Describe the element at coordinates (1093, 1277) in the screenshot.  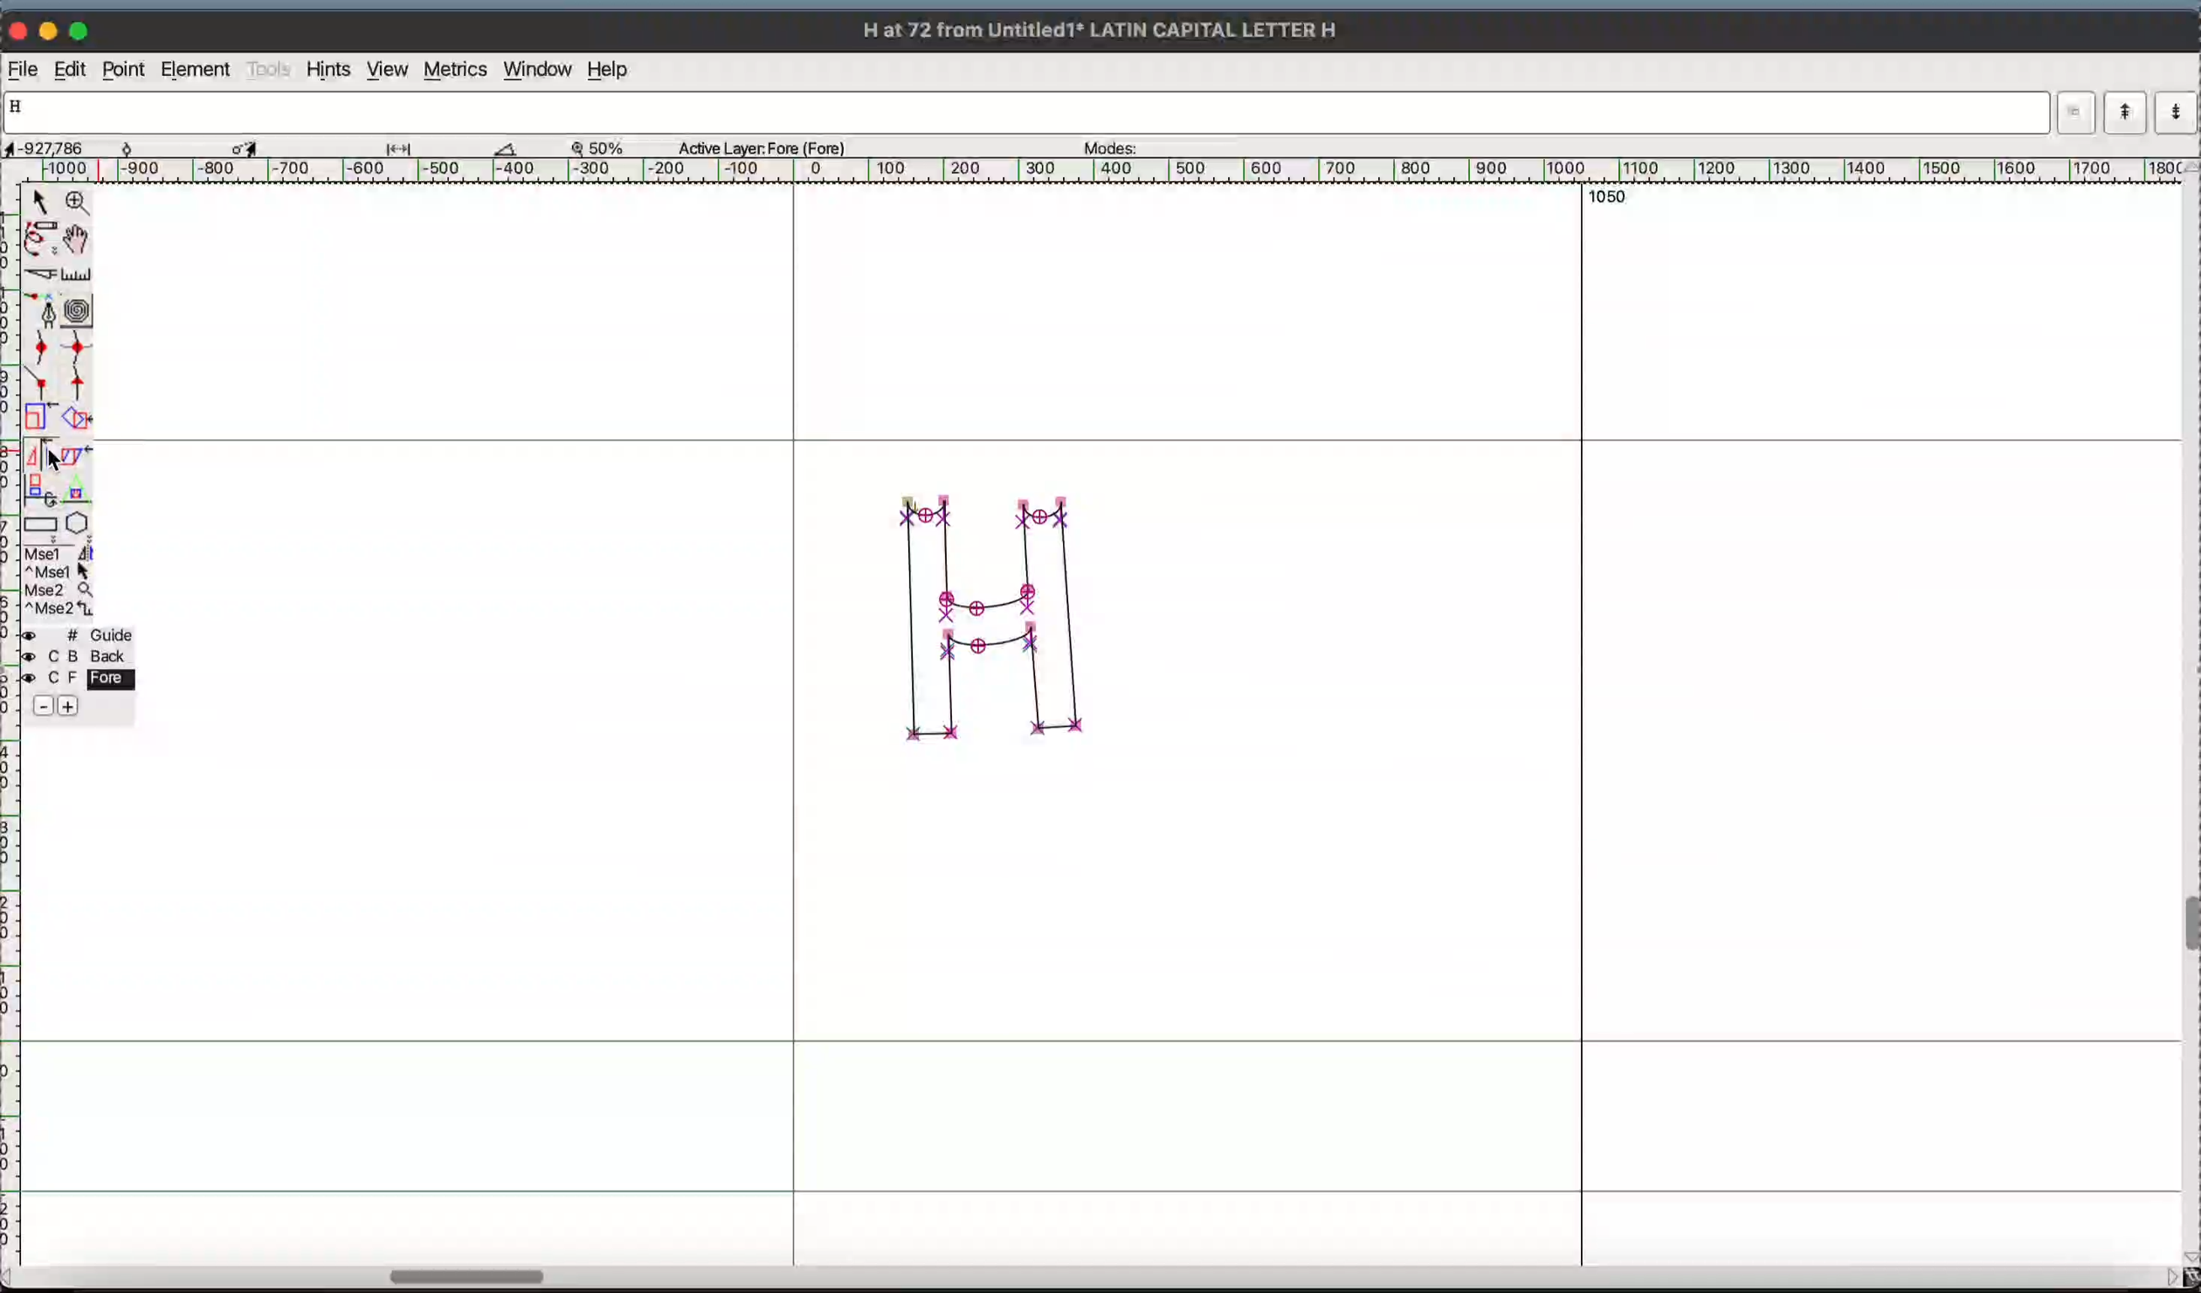
I see `horizontal scrollbar` at that location.